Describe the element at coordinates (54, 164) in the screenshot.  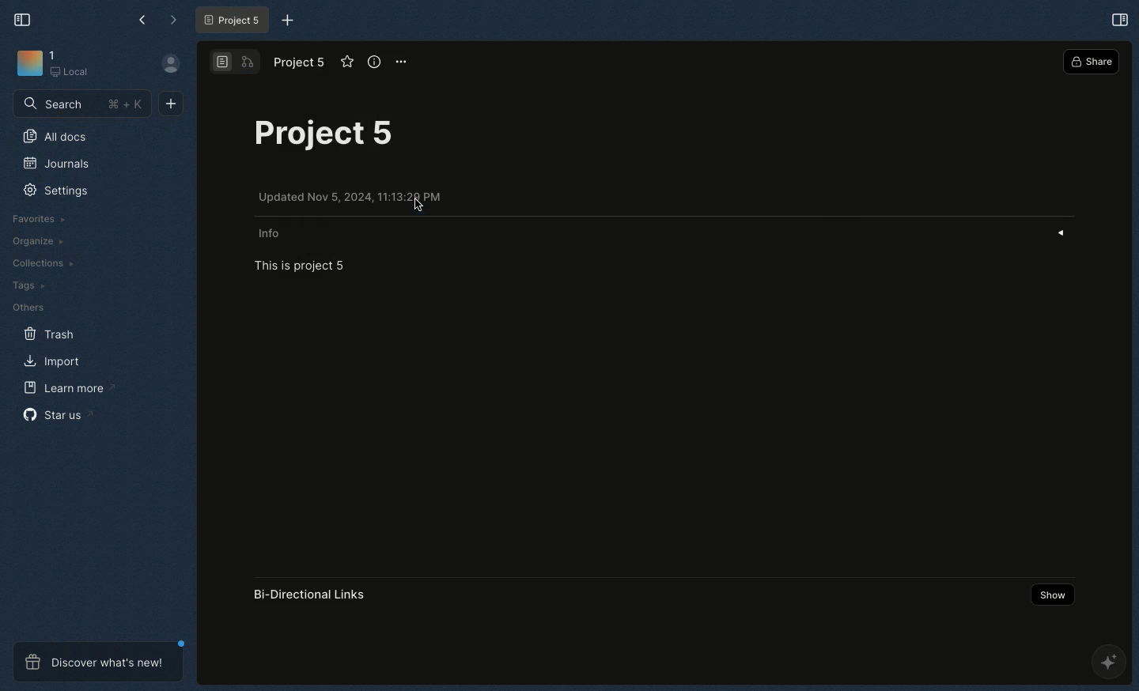
I see `Journals` at that location.